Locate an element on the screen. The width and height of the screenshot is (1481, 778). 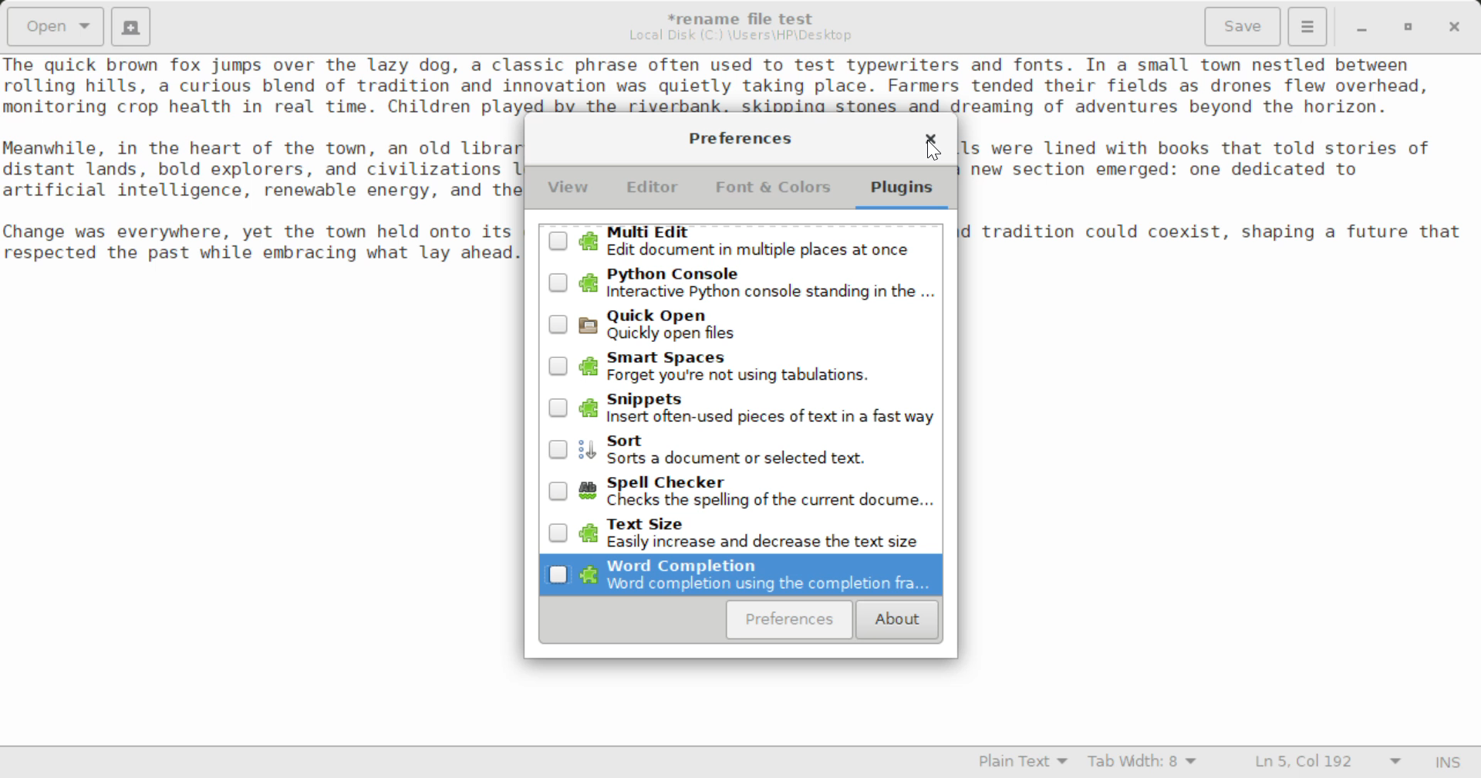
Sort Plugin Button Unselected is located at coordinates (742, 452).